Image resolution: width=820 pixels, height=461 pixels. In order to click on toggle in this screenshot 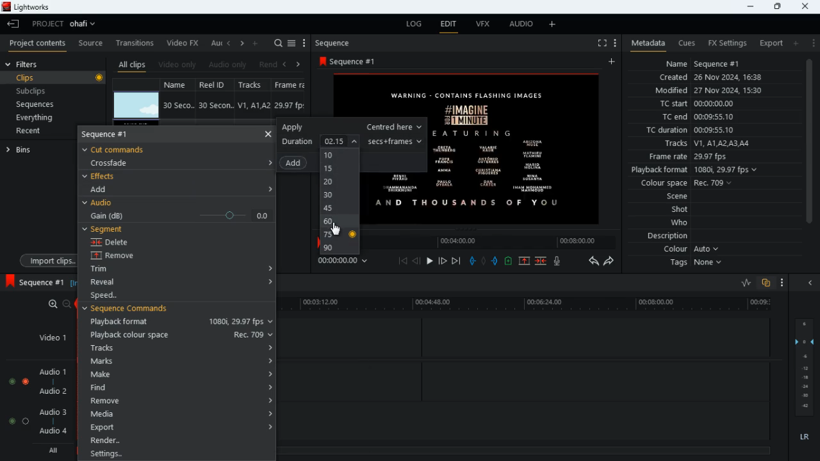, I will do `click(9, 421)`.